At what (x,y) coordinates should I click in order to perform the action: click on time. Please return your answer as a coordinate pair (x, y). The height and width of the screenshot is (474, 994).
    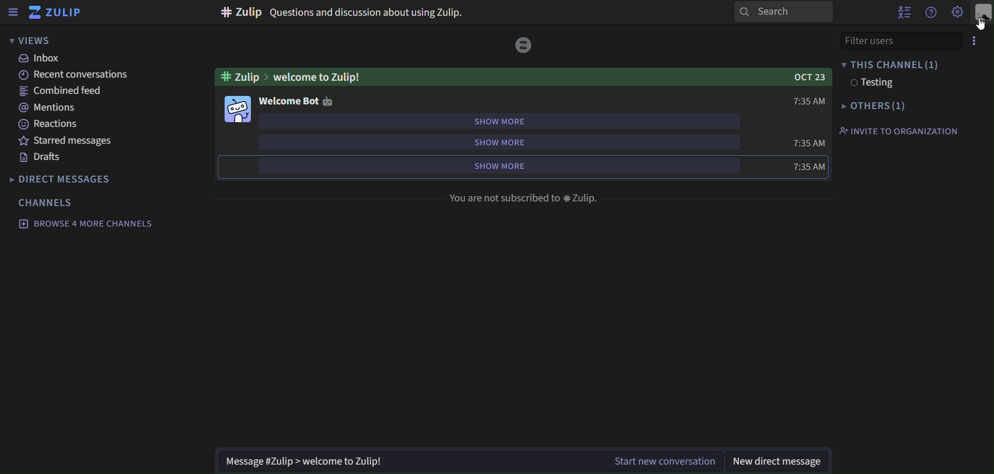
    Looking at the image, I should click on (809, 167).